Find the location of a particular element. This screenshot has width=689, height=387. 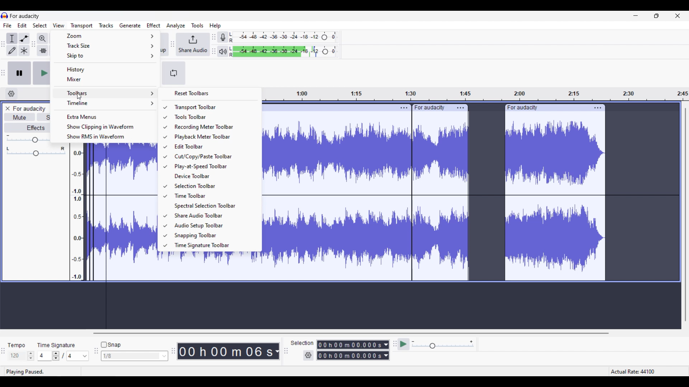

Cut/Copy/Paste toolbar is located at coordinates (213, 157).